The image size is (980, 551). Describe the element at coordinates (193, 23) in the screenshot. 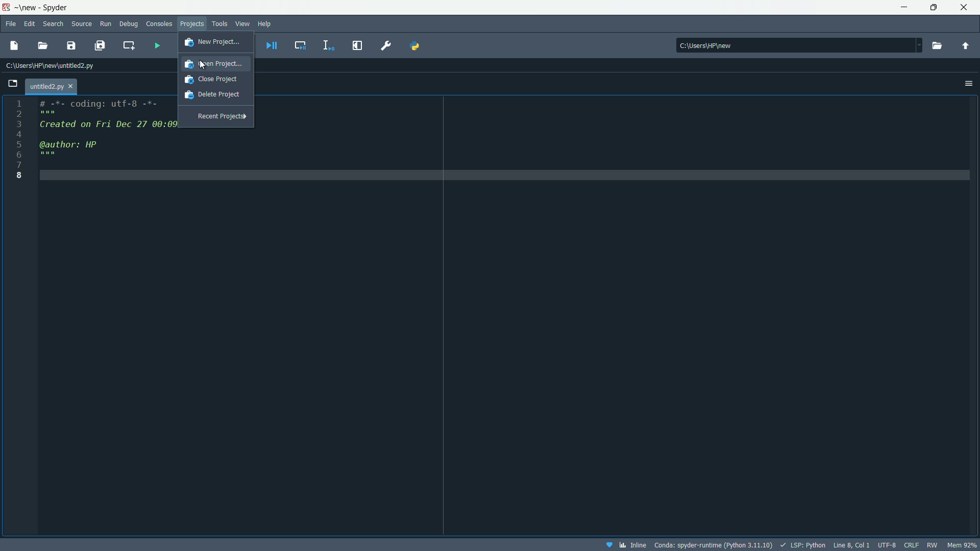

I see `Projects` at that location.